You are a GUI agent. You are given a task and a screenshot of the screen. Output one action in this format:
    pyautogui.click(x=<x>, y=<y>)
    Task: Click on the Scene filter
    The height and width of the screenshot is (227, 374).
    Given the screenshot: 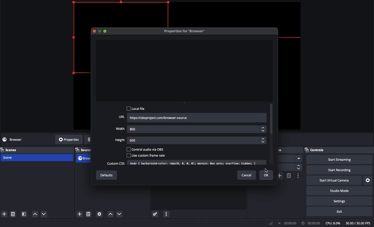 What is the action you would take?
    pyautogui.click(x=24, y=213)
    